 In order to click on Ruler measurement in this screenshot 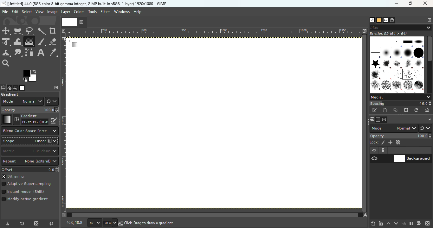, I will do `click(94, 223)`.